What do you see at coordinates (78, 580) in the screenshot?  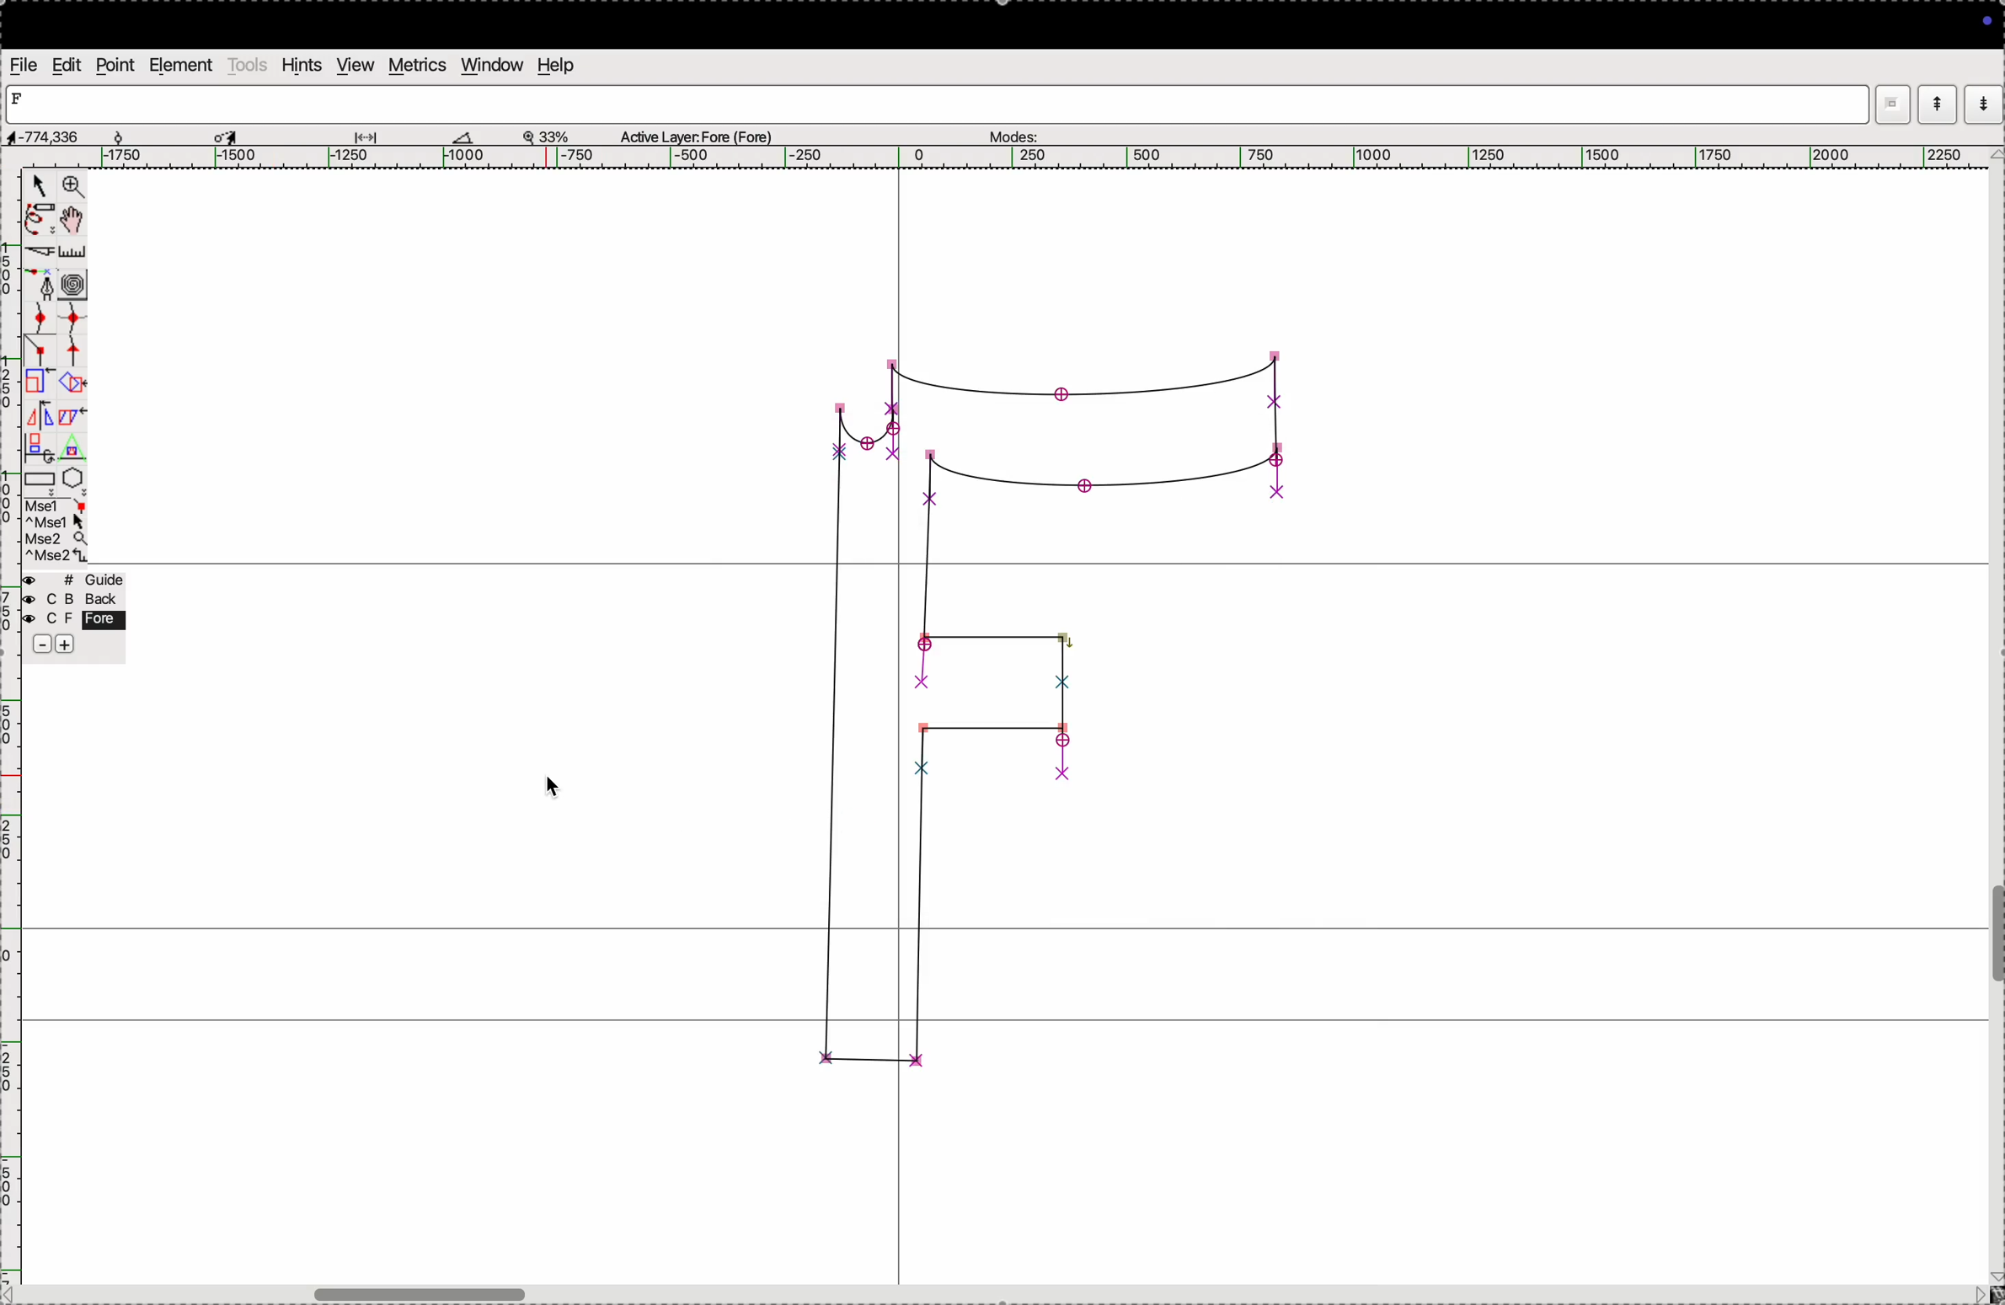 I see `guide` at bounding box center [78, 580].